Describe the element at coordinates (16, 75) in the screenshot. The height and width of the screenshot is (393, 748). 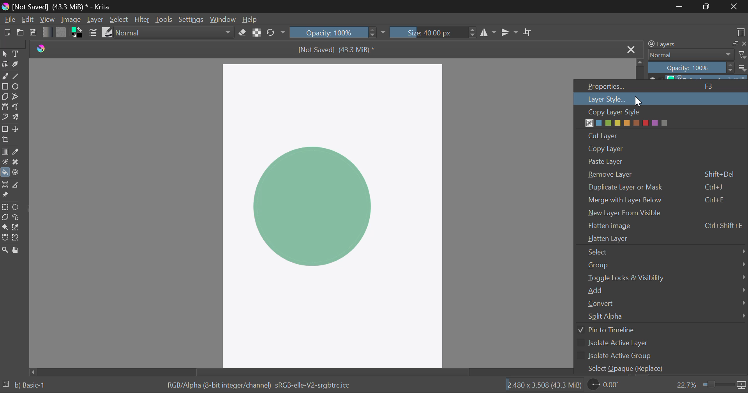
I see `Line` at that location.